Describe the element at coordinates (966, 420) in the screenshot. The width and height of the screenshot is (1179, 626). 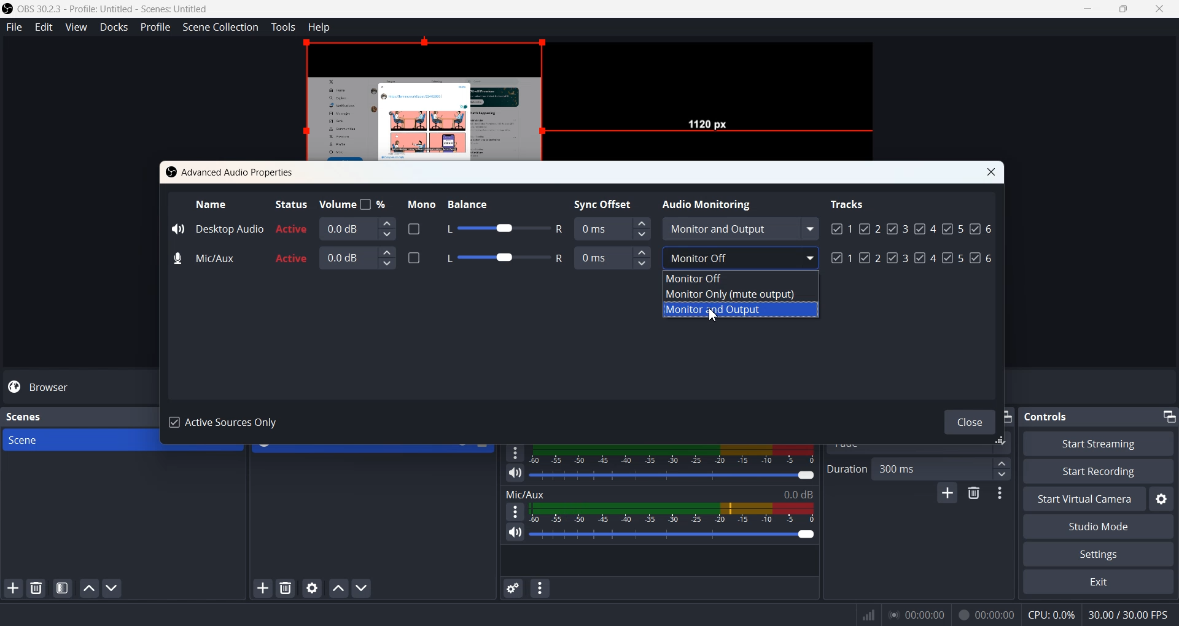
I see `Close` at that location.